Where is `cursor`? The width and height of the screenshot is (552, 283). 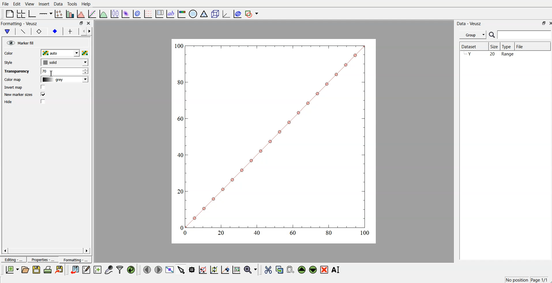
cursor is located at coordinates (51, 73).